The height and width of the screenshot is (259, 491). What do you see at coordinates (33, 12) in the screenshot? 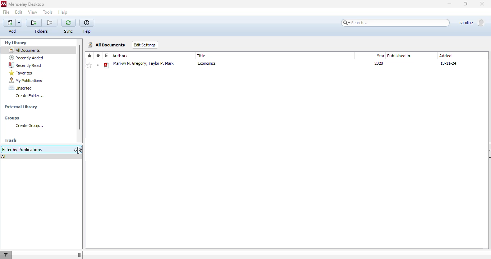
I see `view` at bounding box center [33, 12].